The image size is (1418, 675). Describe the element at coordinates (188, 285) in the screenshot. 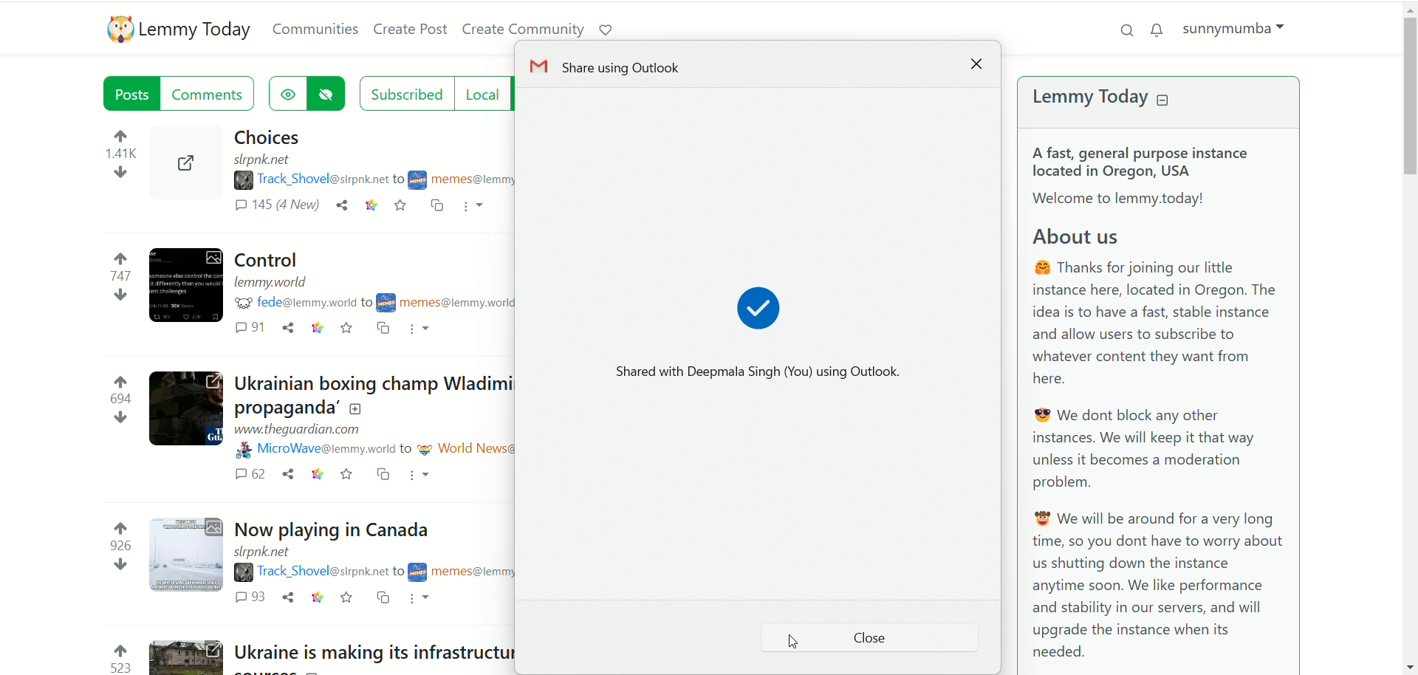

I see `Expand the post with the image` at that location.